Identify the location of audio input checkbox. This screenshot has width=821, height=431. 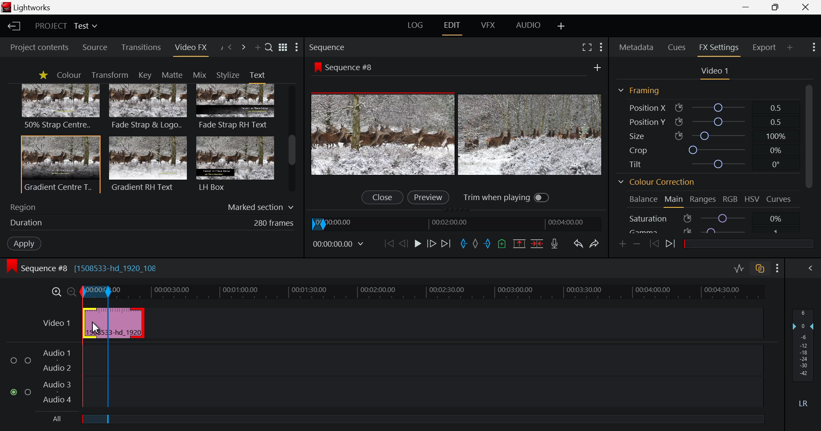
(21, 377).